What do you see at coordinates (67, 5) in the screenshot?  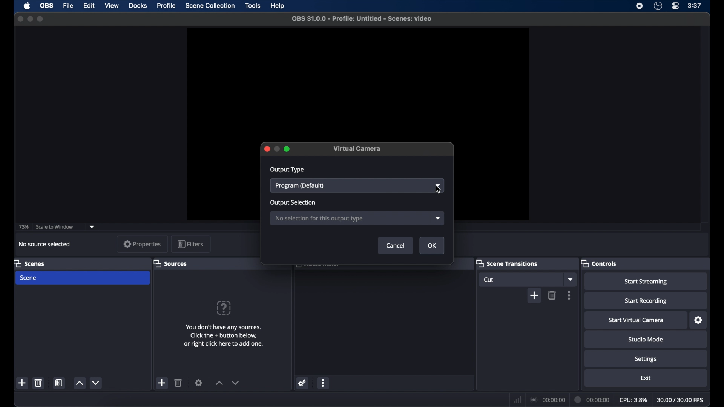 I see `file` at bounding box center [67, 5].